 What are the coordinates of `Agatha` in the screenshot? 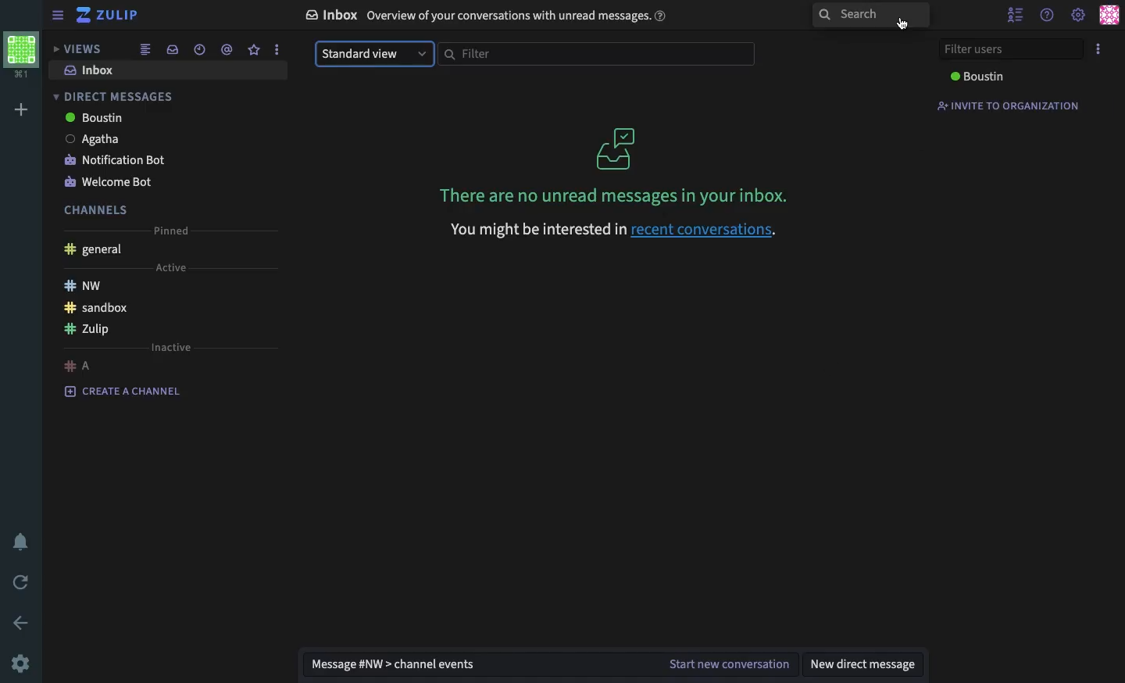 It's located at (93, 140).